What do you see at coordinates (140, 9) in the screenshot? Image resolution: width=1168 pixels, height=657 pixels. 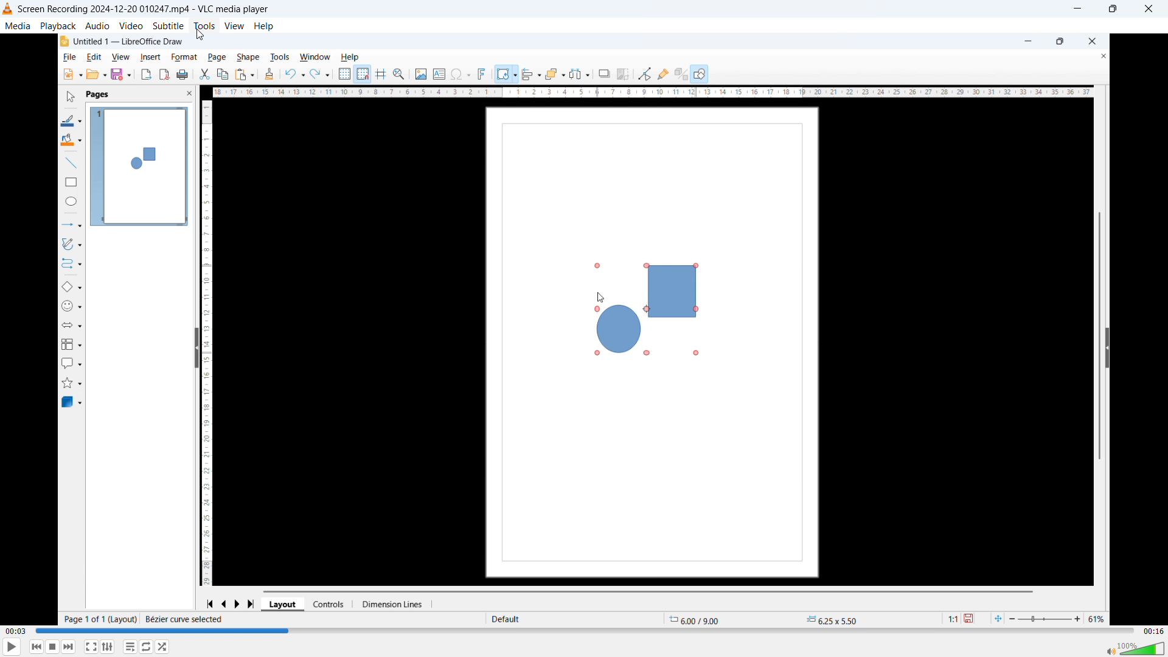 I see `Screen Recording 2024-12-20 010247.mp4 - VLC media player` at bounding box center [140, 9].